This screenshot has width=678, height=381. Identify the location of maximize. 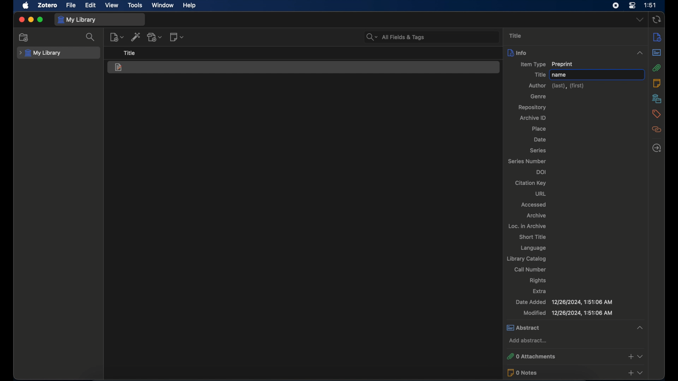
(40, 20).